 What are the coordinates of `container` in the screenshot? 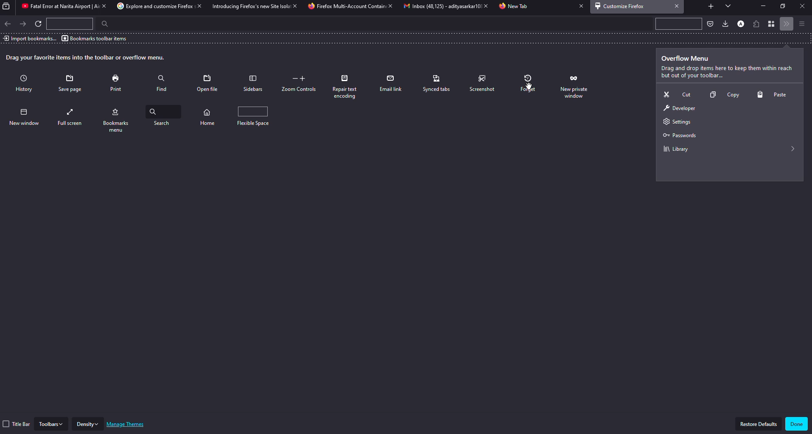 It's located at (773, 24).